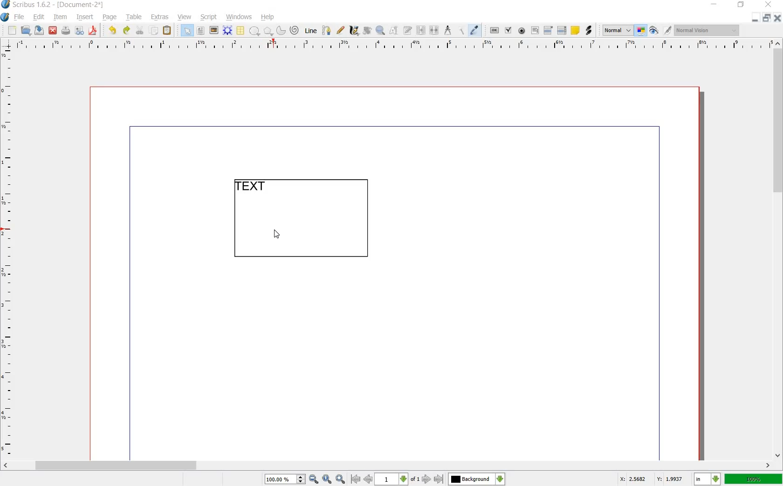  What do you see at coordinates (462, 30) in the screenshot?
I see `copy item properties` at bounding box center [462, 30].